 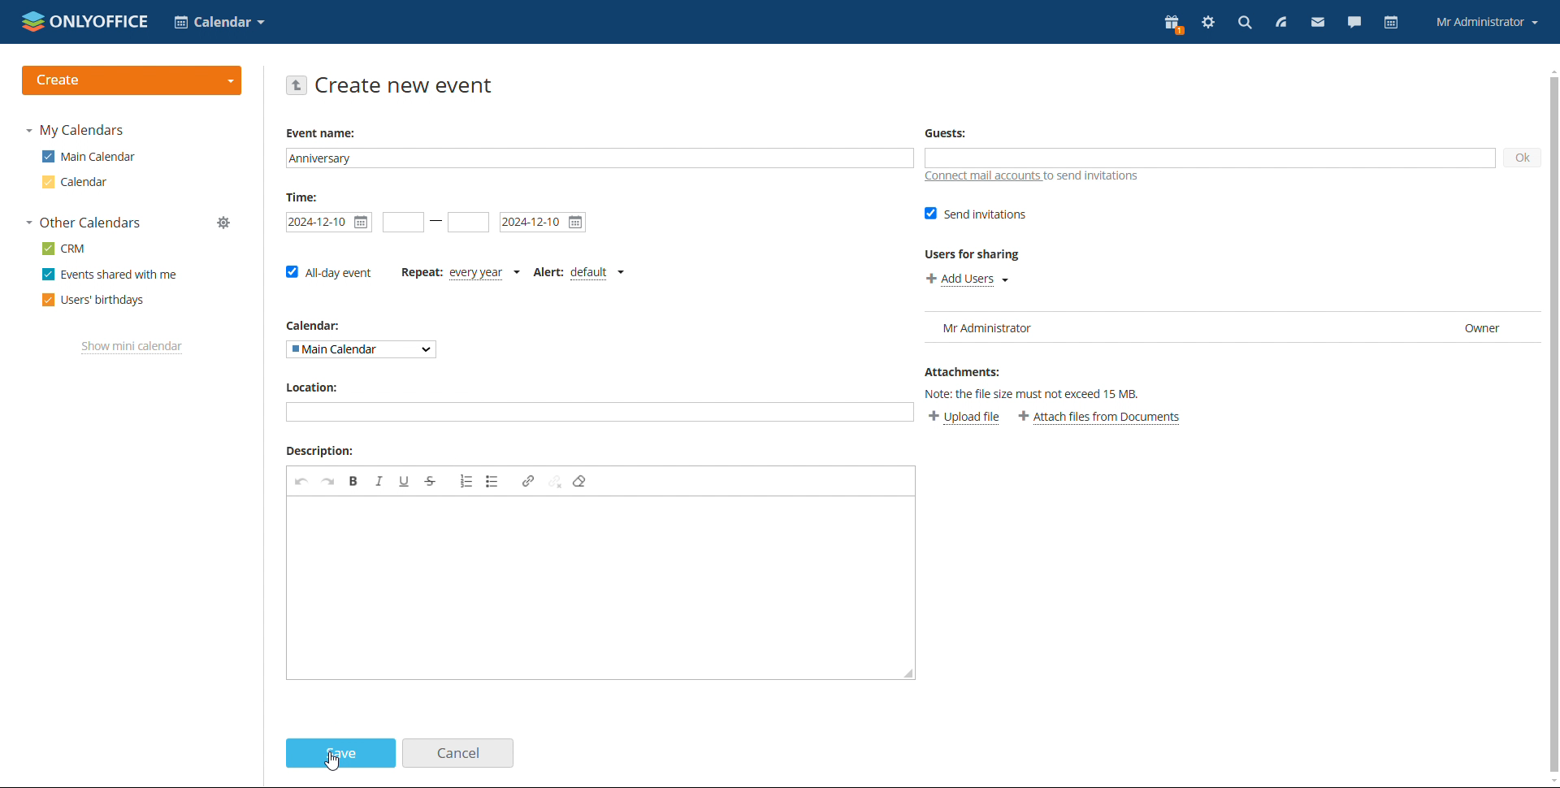 What do you see at coordinates (220, 22) in the screenshot?
I see `select application` at bounding box center [220, 22].